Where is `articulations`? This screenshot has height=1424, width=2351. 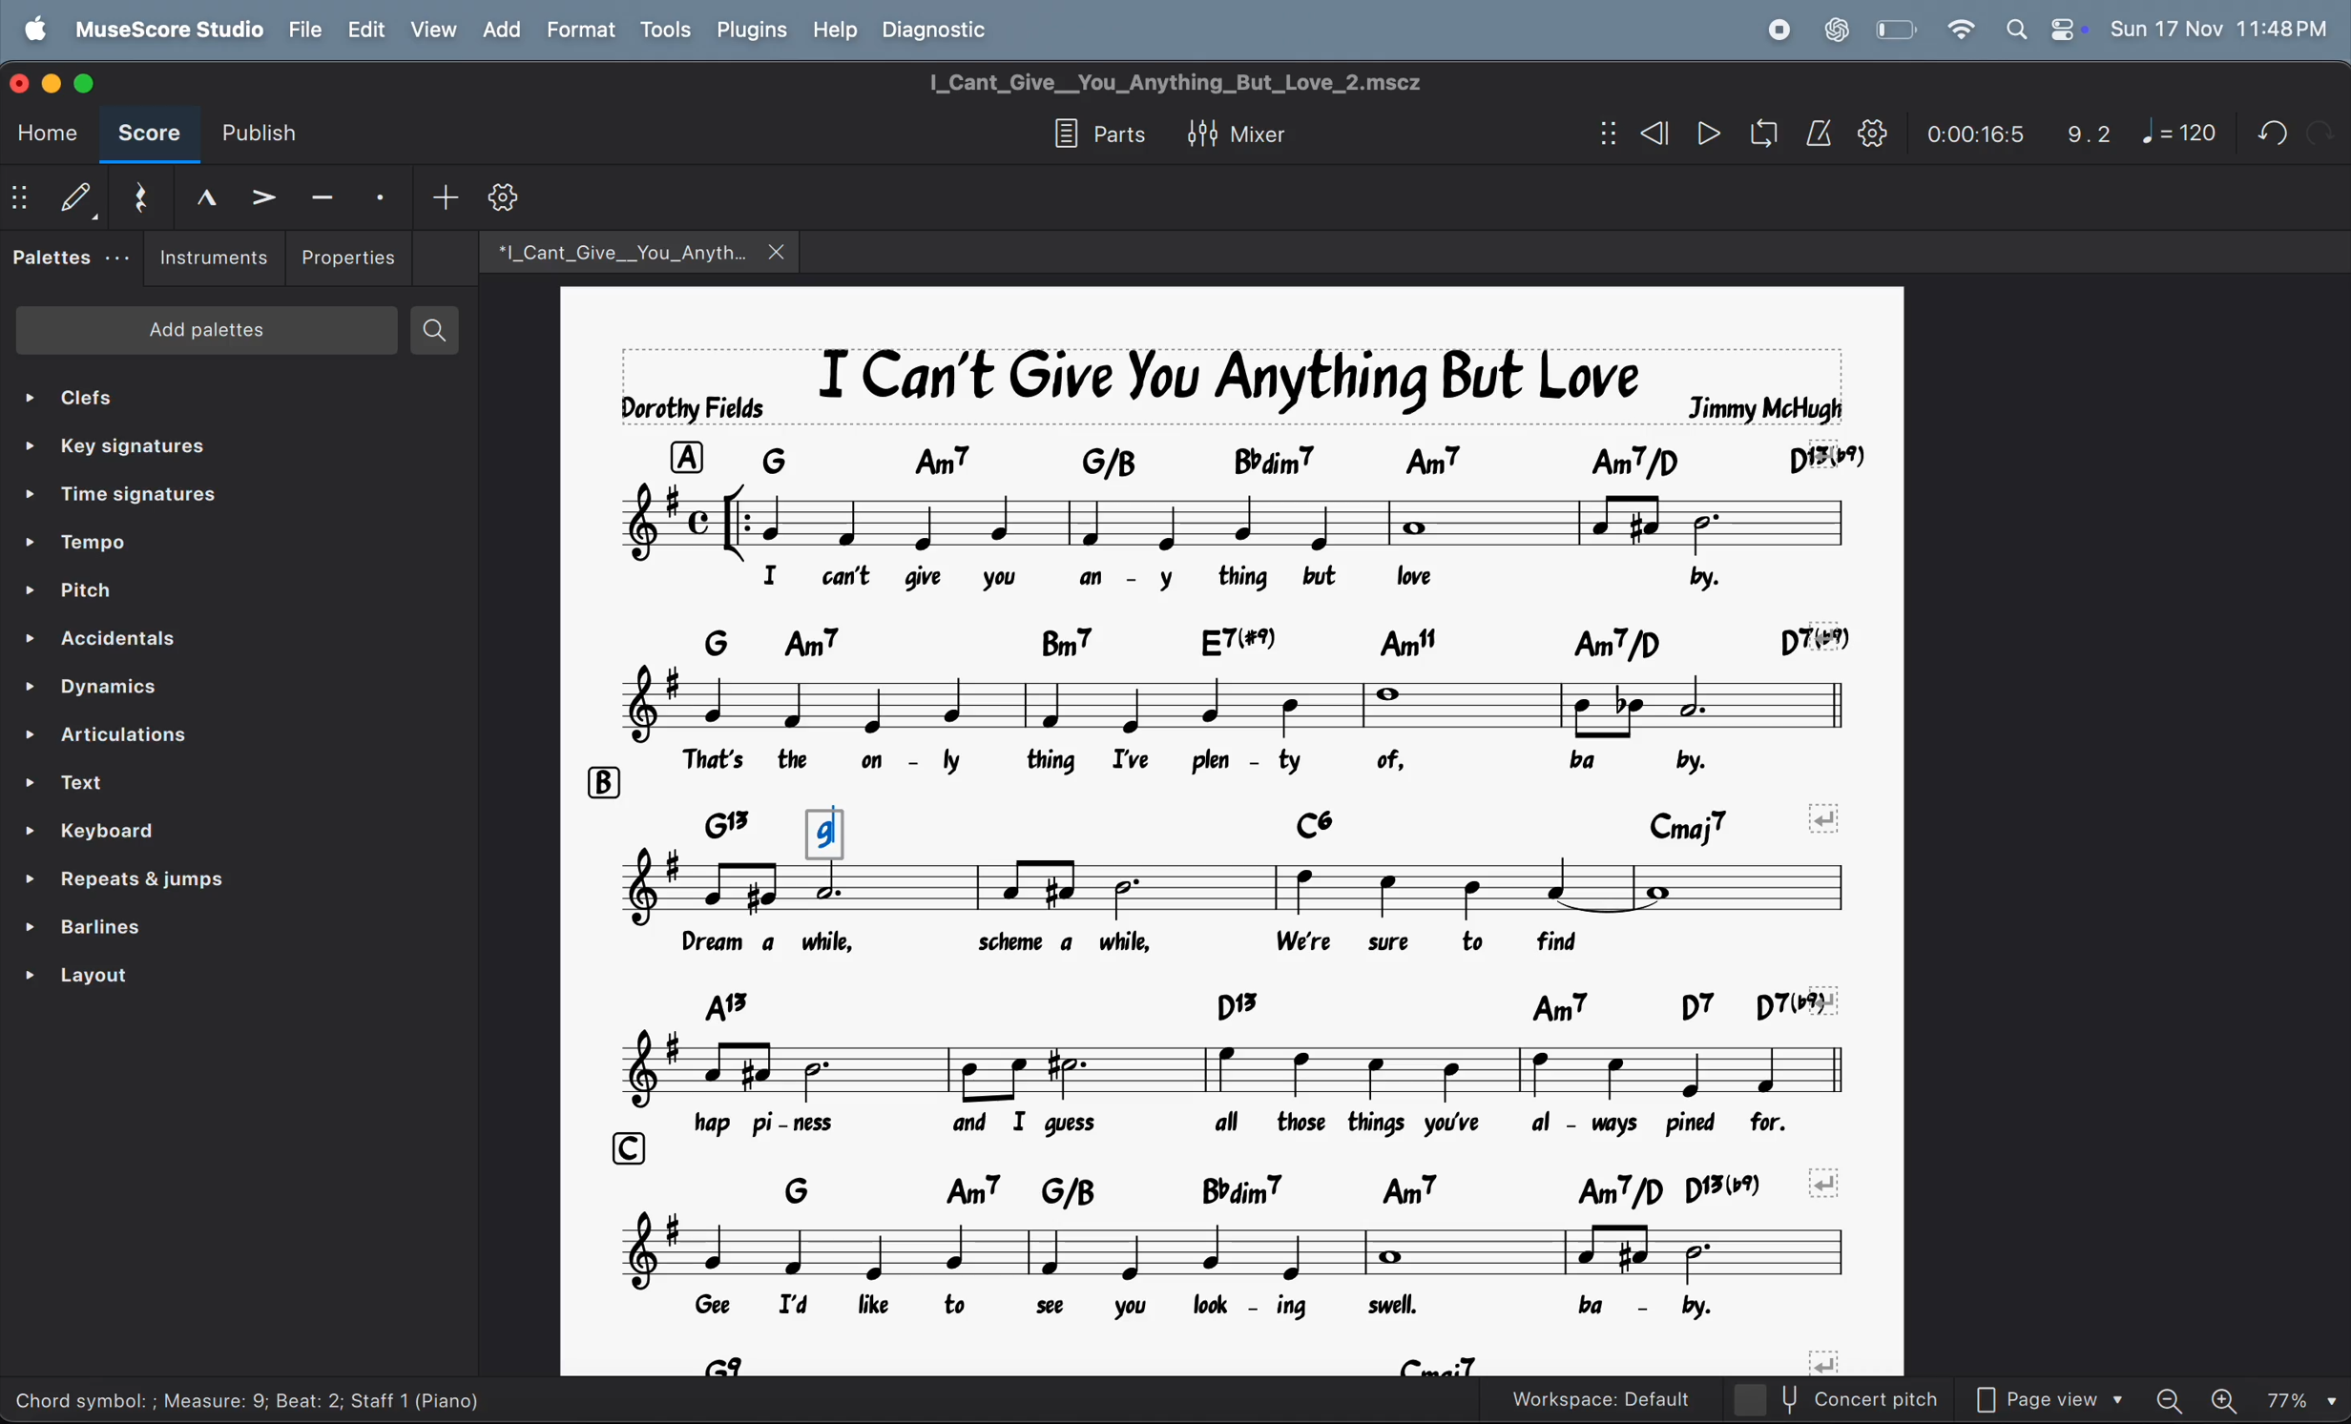
articulations is located at coordinates (209, 738).